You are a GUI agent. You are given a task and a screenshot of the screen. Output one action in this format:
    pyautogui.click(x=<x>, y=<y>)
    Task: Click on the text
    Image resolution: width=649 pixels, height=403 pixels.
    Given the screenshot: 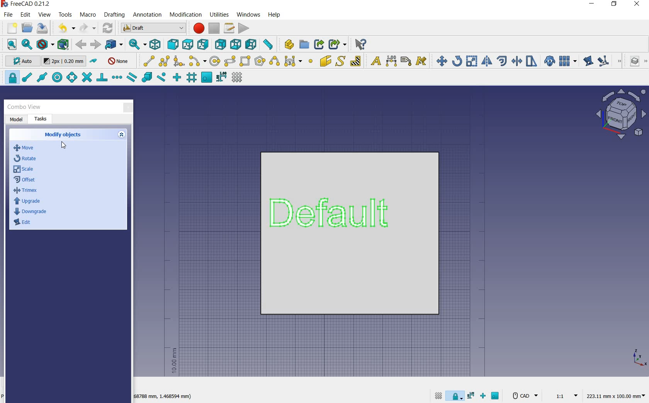 What is the action you would take?
    pyautogui.click(x=374, y=61)
    